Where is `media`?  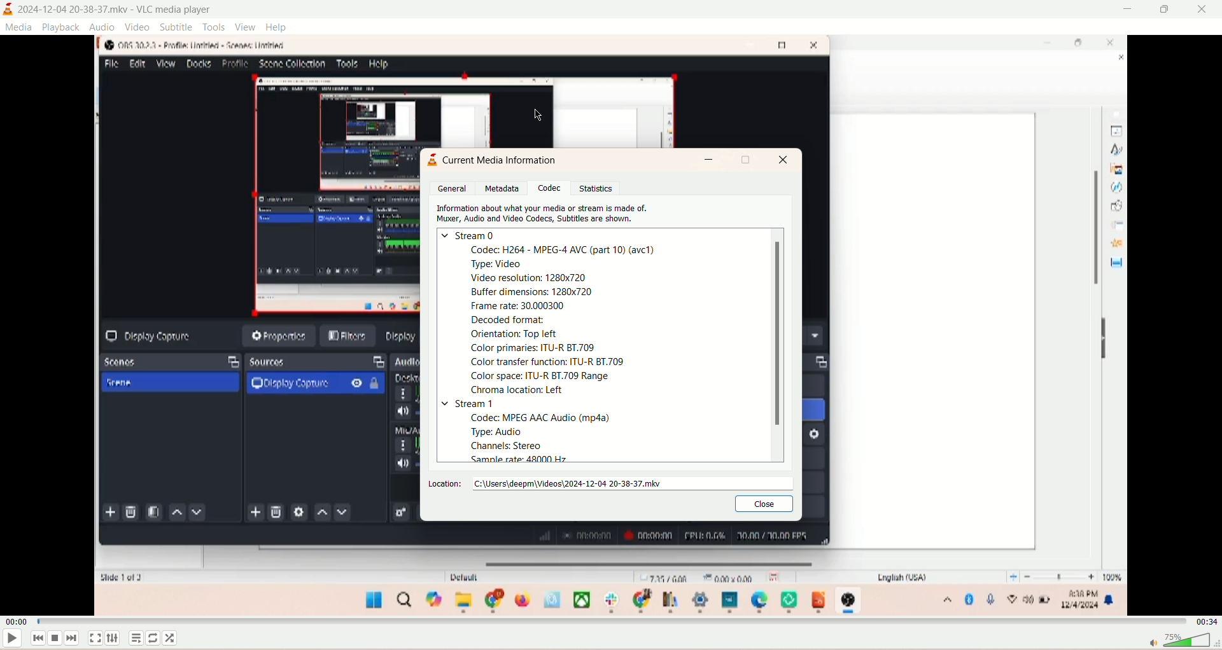 media is located at coordinates (20, 29).